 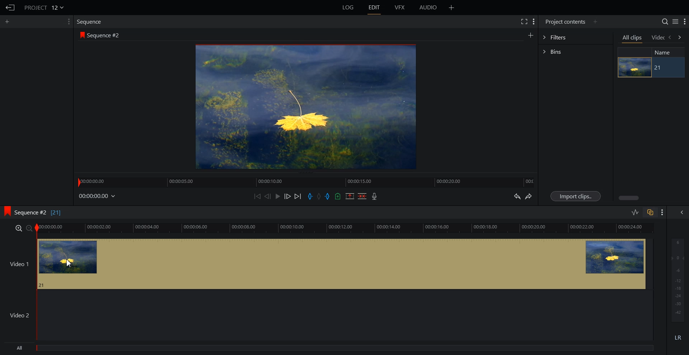 I want to click on Show All audio menu, so click(x=681, y=212).